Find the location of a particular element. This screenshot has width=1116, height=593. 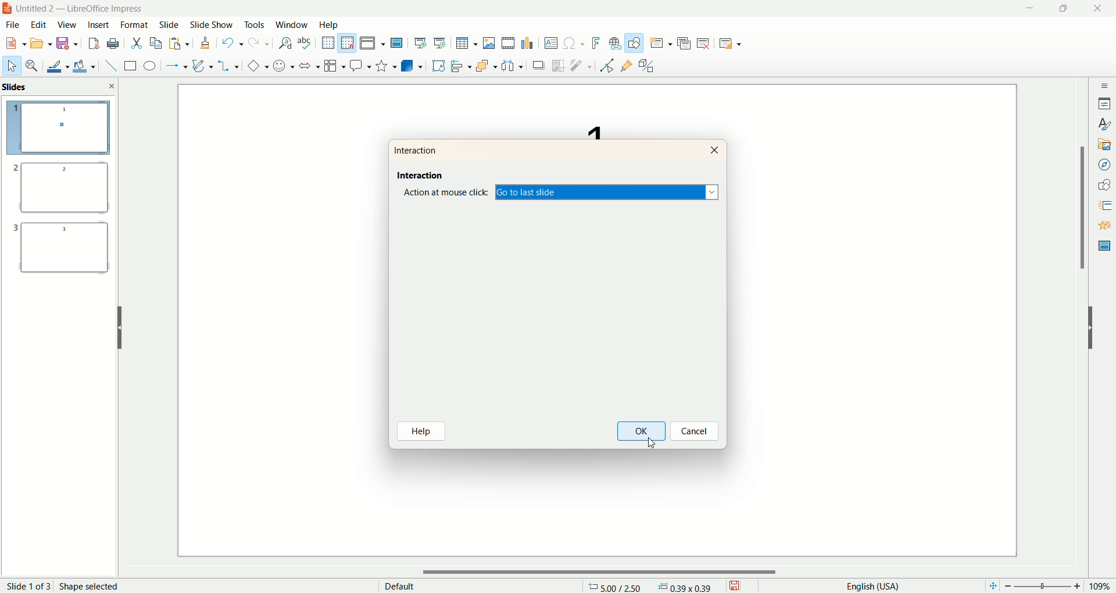

text is located at coordinates (586, 126).